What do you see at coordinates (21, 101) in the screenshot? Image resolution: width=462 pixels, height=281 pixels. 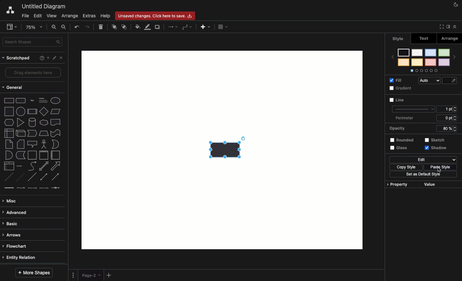 I see `Rounded rectangle` at bounding box center [21, 101].